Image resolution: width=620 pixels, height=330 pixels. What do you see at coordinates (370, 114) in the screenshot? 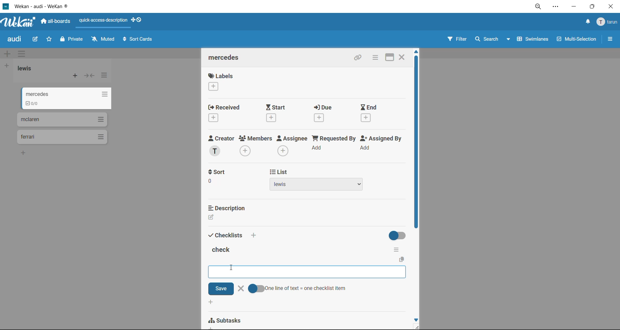
I see `end` at bounding box center [370, 114].